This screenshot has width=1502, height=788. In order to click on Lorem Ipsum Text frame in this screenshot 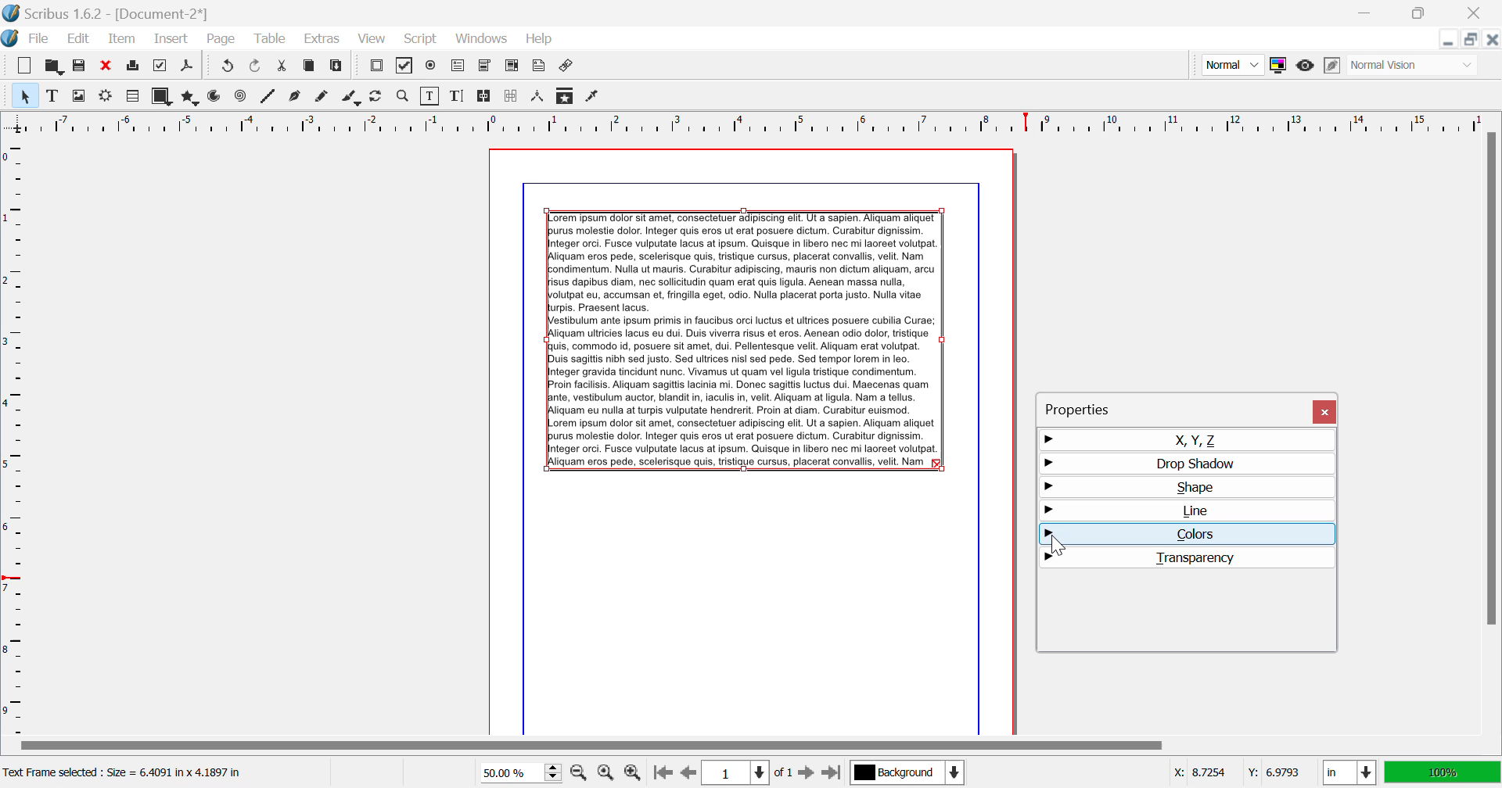, I will do `click(745, 338)`.